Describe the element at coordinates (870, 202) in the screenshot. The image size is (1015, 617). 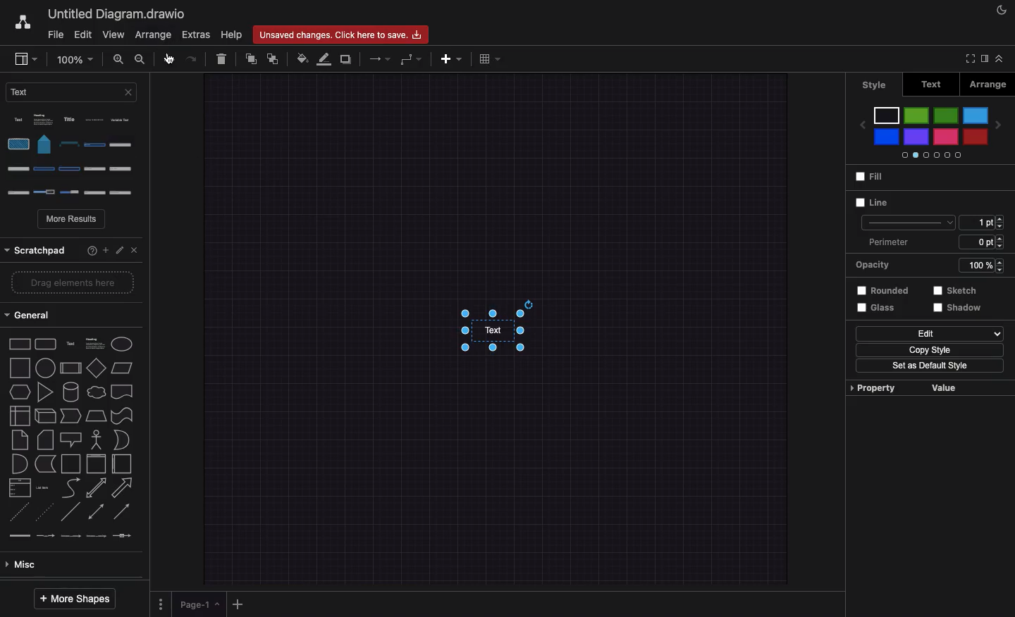
I see `Line` at that location.